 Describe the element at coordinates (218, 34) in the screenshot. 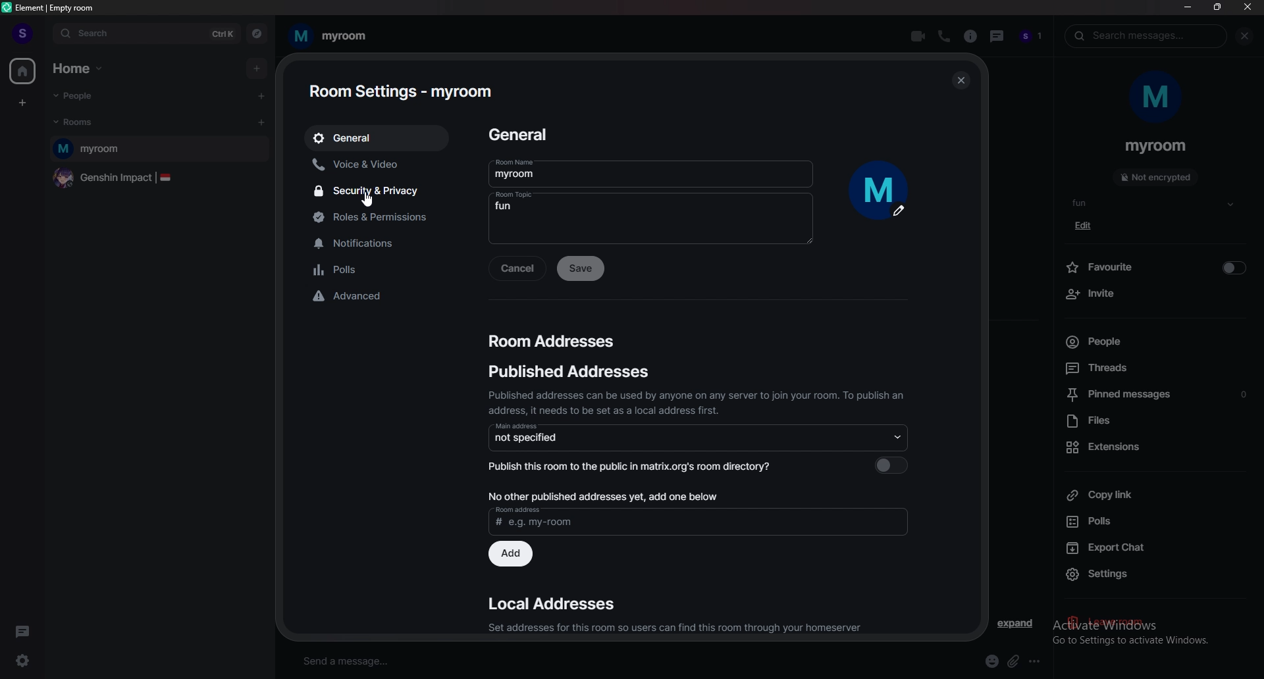

I see `ctrl k` at that location.